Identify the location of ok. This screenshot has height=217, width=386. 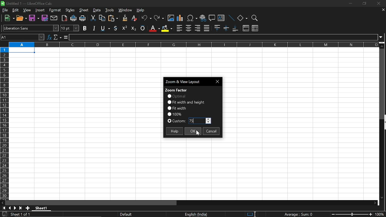
(192, 131).